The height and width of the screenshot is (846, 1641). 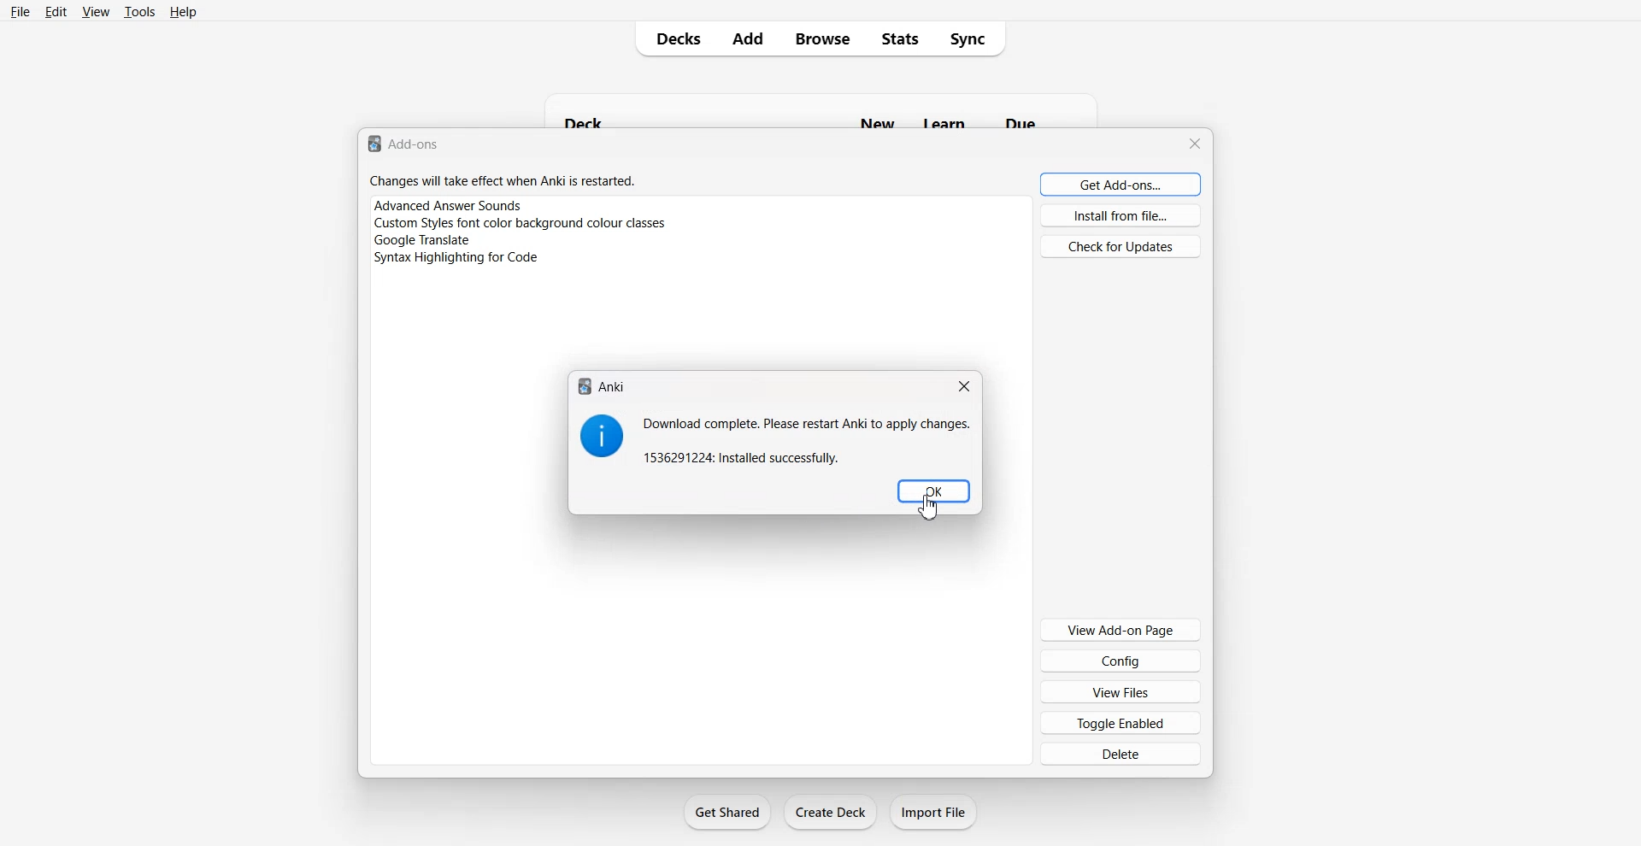 I want to click on Stats, so click(x=899, y=38).